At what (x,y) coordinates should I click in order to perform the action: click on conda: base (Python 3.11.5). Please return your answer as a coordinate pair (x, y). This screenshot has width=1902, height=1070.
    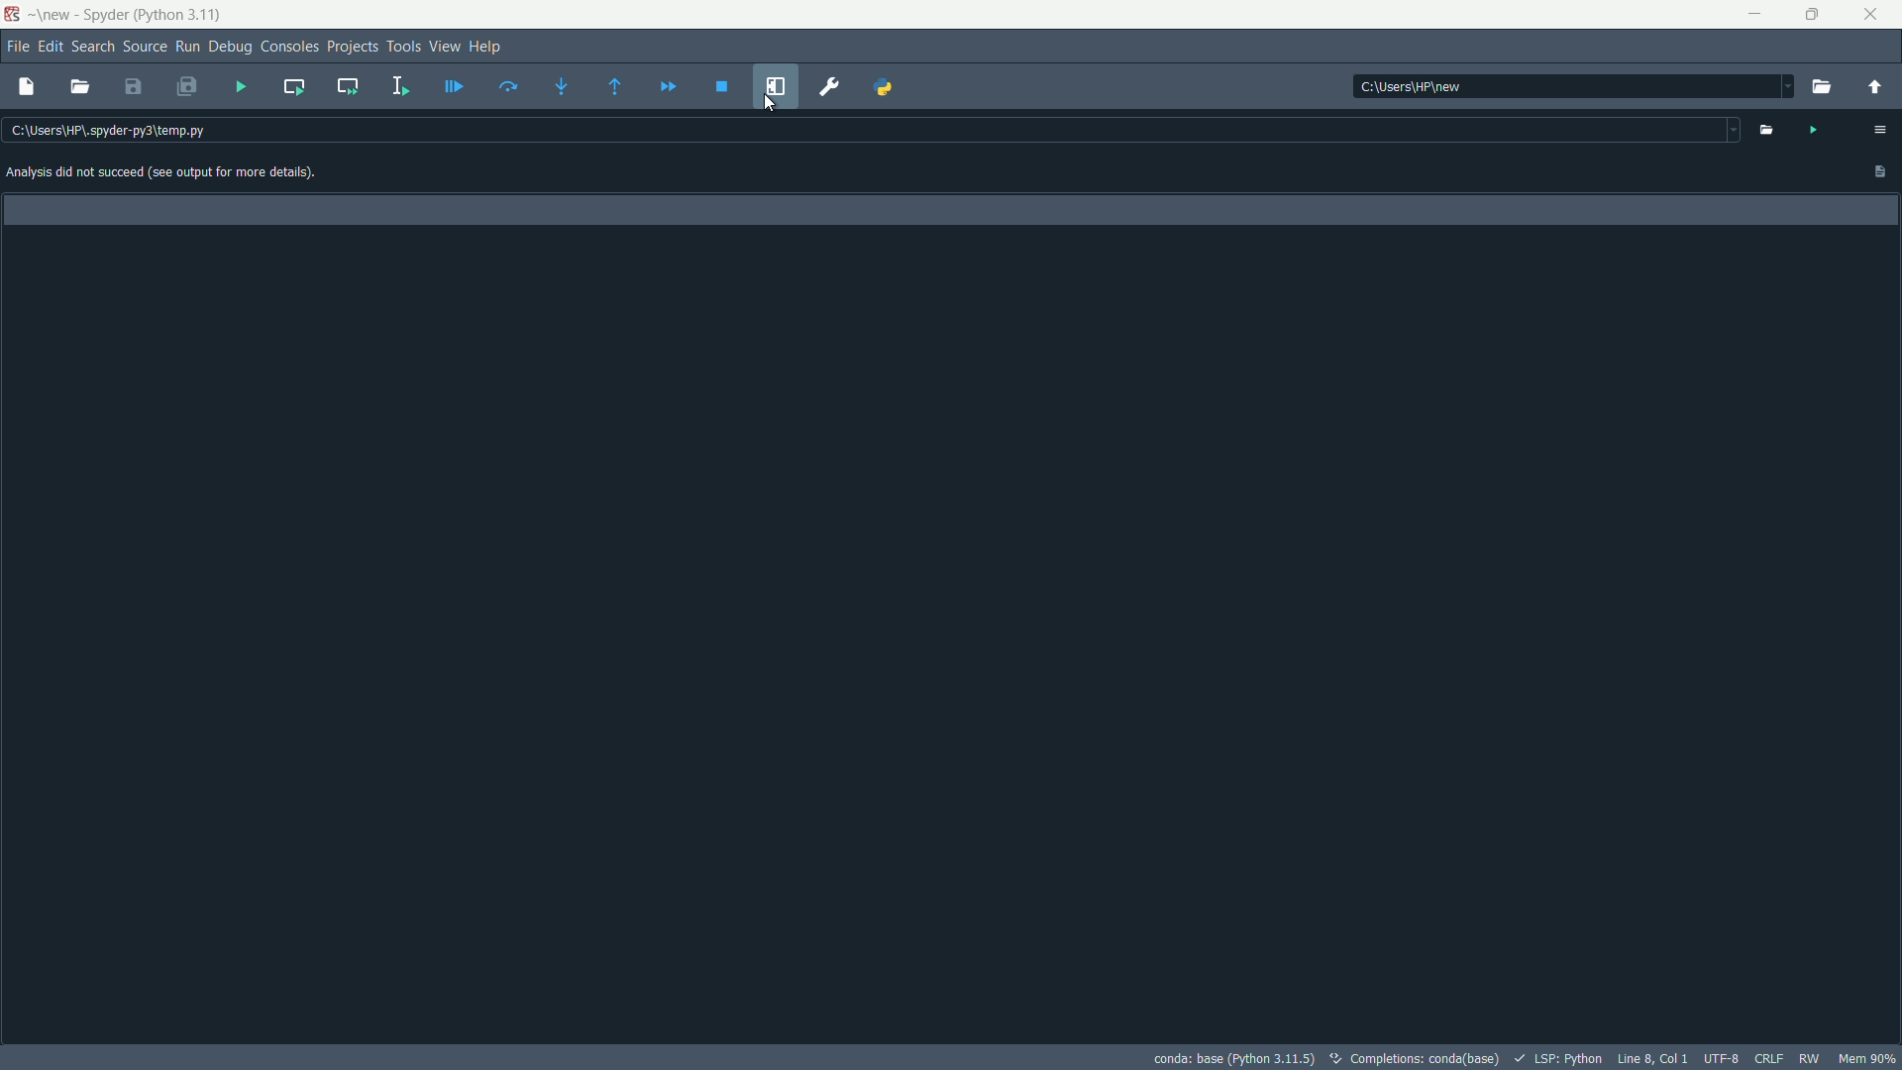
    Looking at the image, I should click on (1234, 1056).